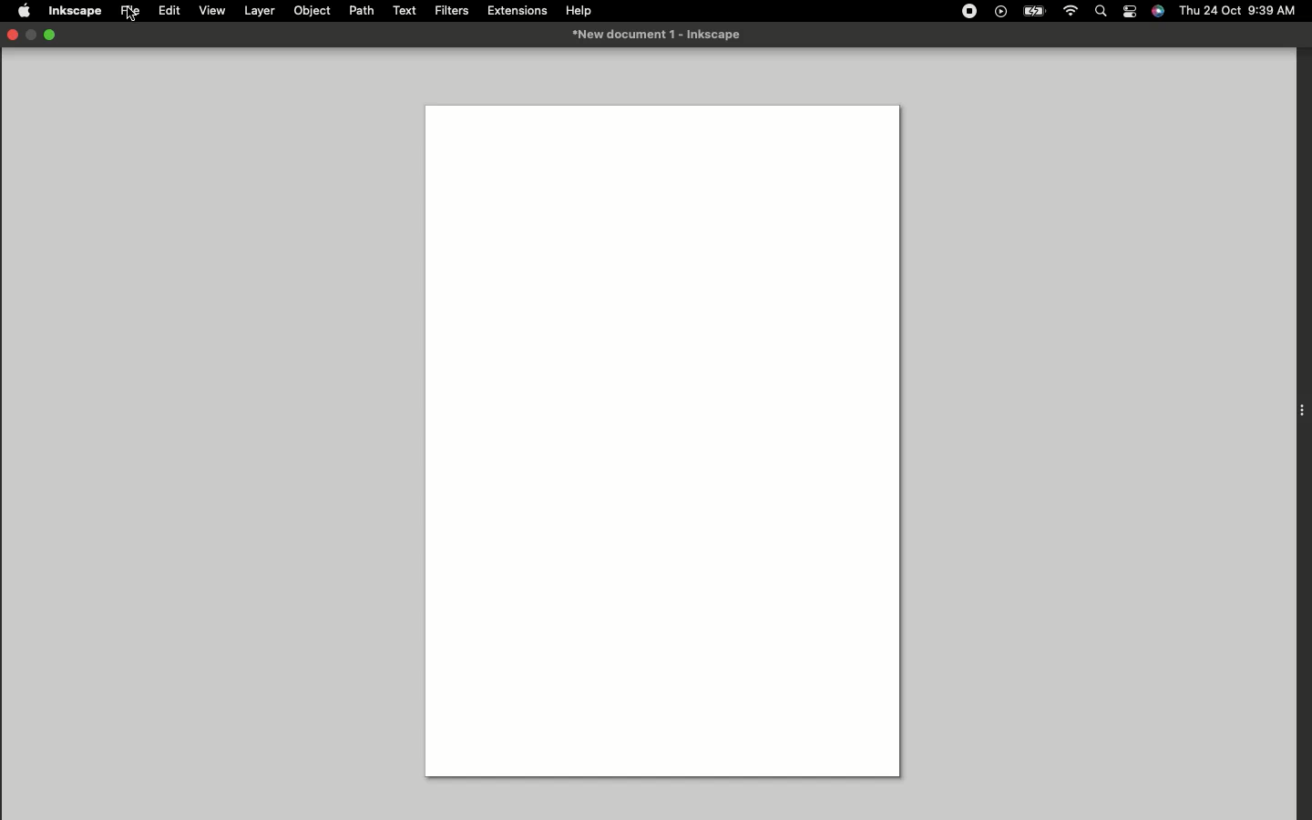 This screenshot has height=820, width=1312. Describe the element at coordinates (663, 441) in the screenshot. I see `Canvas` at that location.